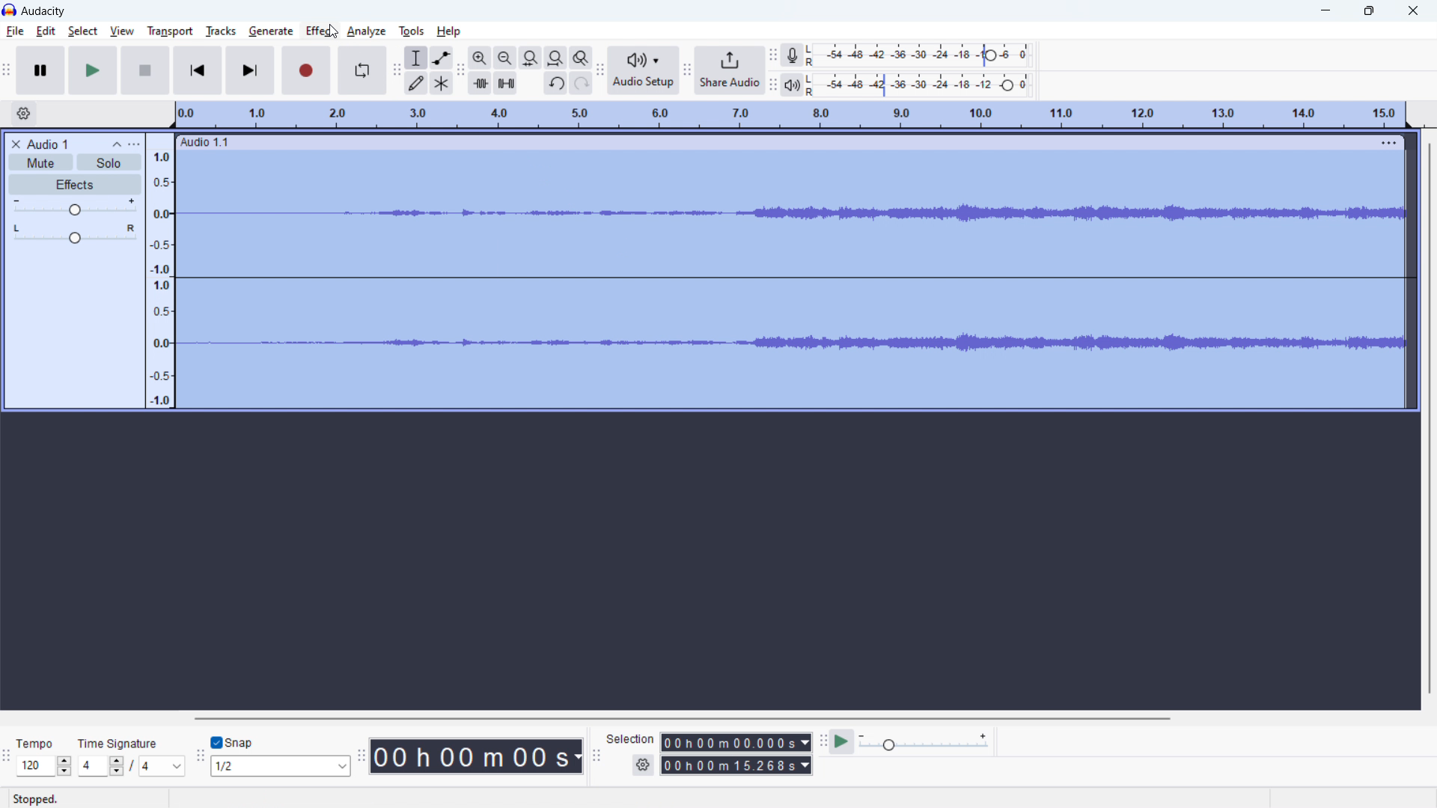 The width and height of the screenshot is (1437, 808). Describe the element at coordinates (198, 70) in the screenshot. I see `skip to start` at that location.